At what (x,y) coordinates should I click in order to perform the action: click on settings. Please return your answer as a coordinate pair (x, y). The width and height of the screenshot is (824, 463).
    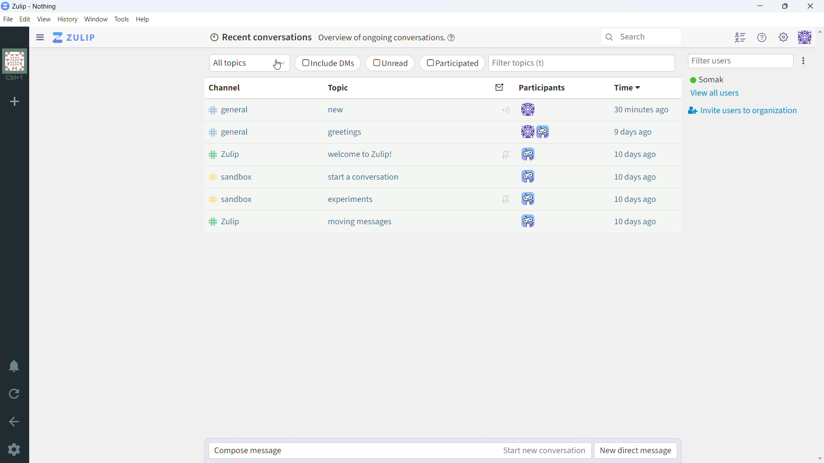
    Looking at the image, I should click on (15, 450).